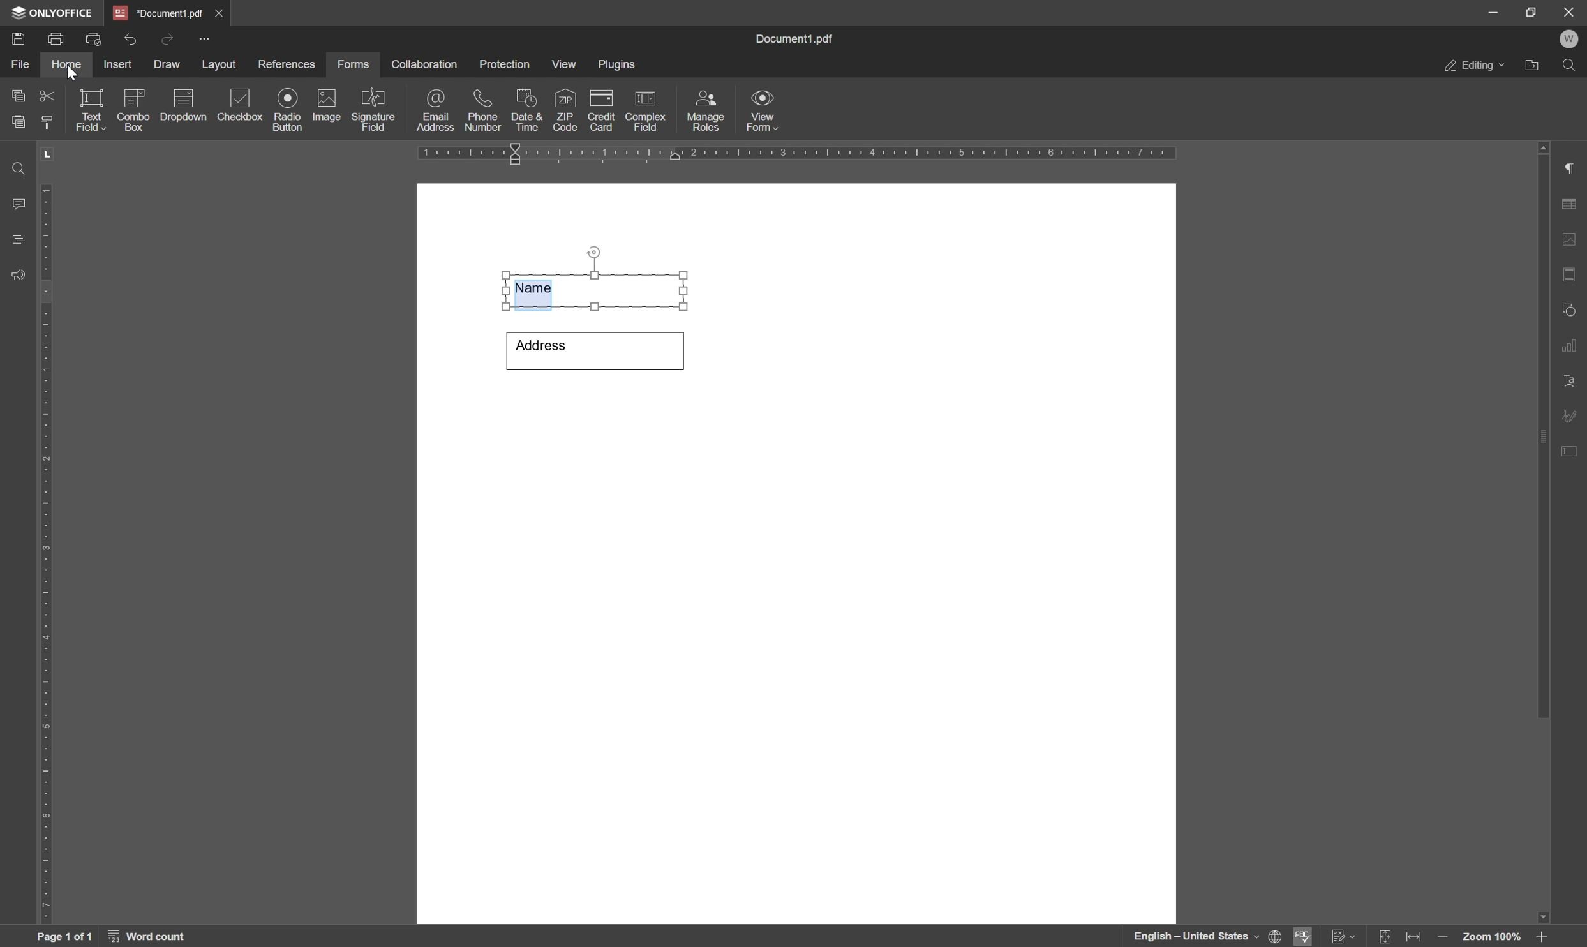 This screenshot has height=947, width=1587. What do you see at coordinates (1574, 242) in the screenshot?
I see `image settings` at bounding box center [1574, 242].